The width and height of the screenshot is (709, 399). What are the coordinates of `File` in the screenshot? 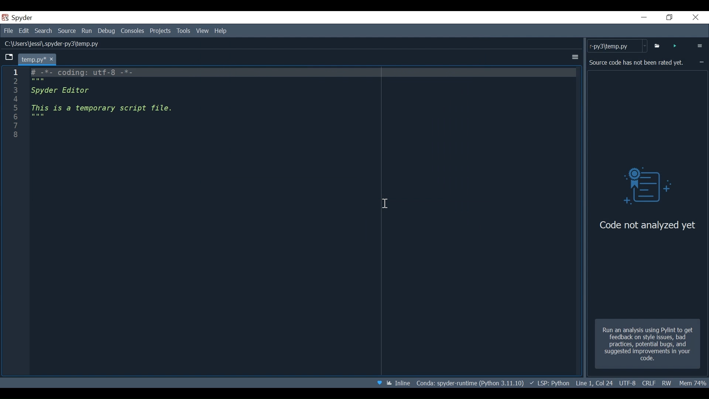 It's located at (7, 30).